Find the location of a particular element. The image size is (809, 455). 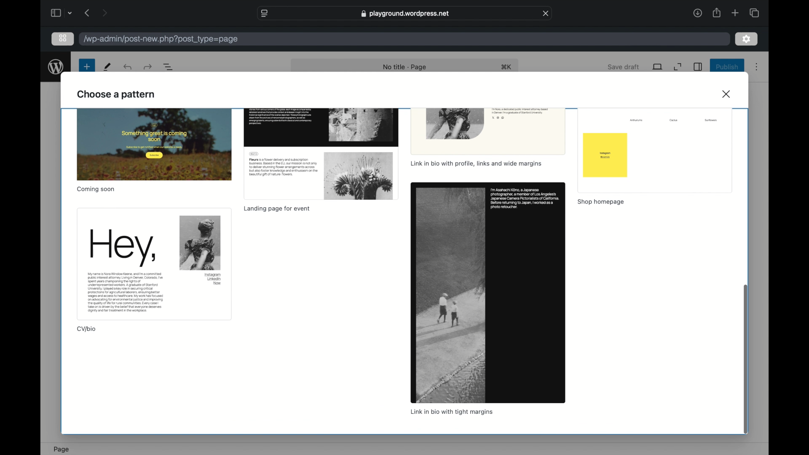

link in bio with profile is located at coordinates (475, 164).